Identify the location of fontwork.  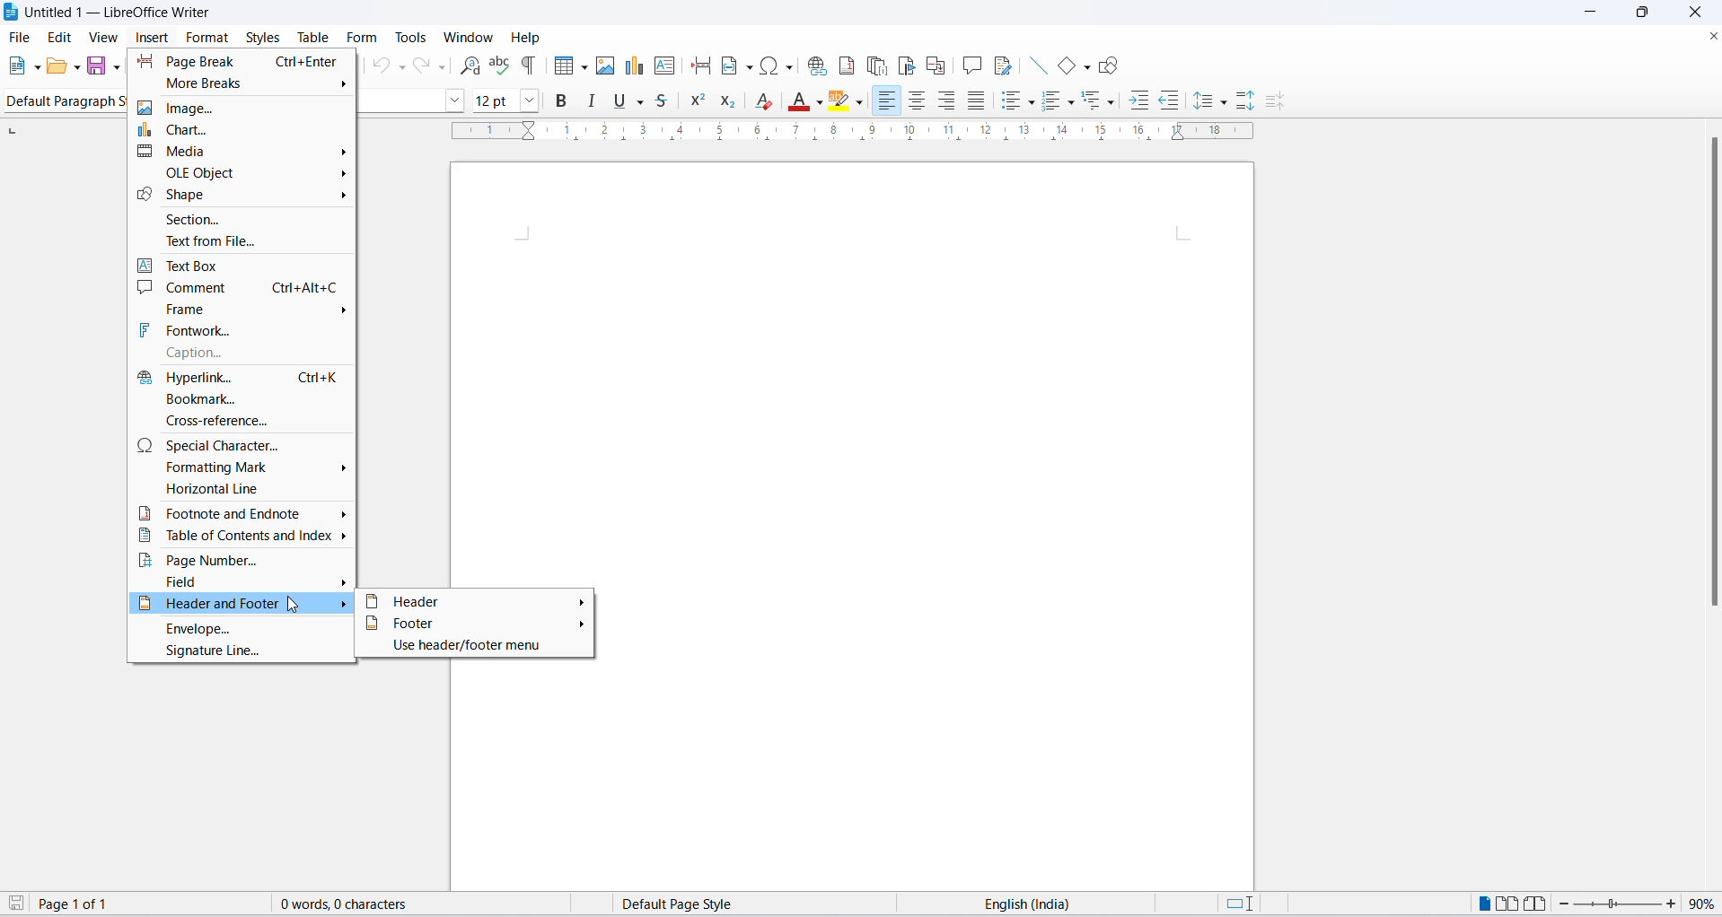
(242, 329).